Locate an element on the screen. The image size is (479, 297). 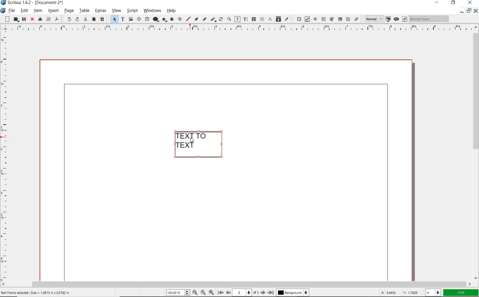
edit contents of frame is located at coordinates (238, 19).